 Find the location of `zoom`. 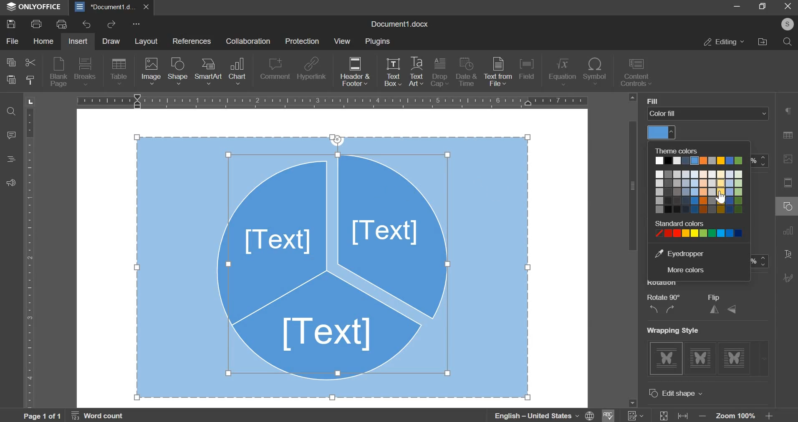

zoom is located at coordinates (738, 415).